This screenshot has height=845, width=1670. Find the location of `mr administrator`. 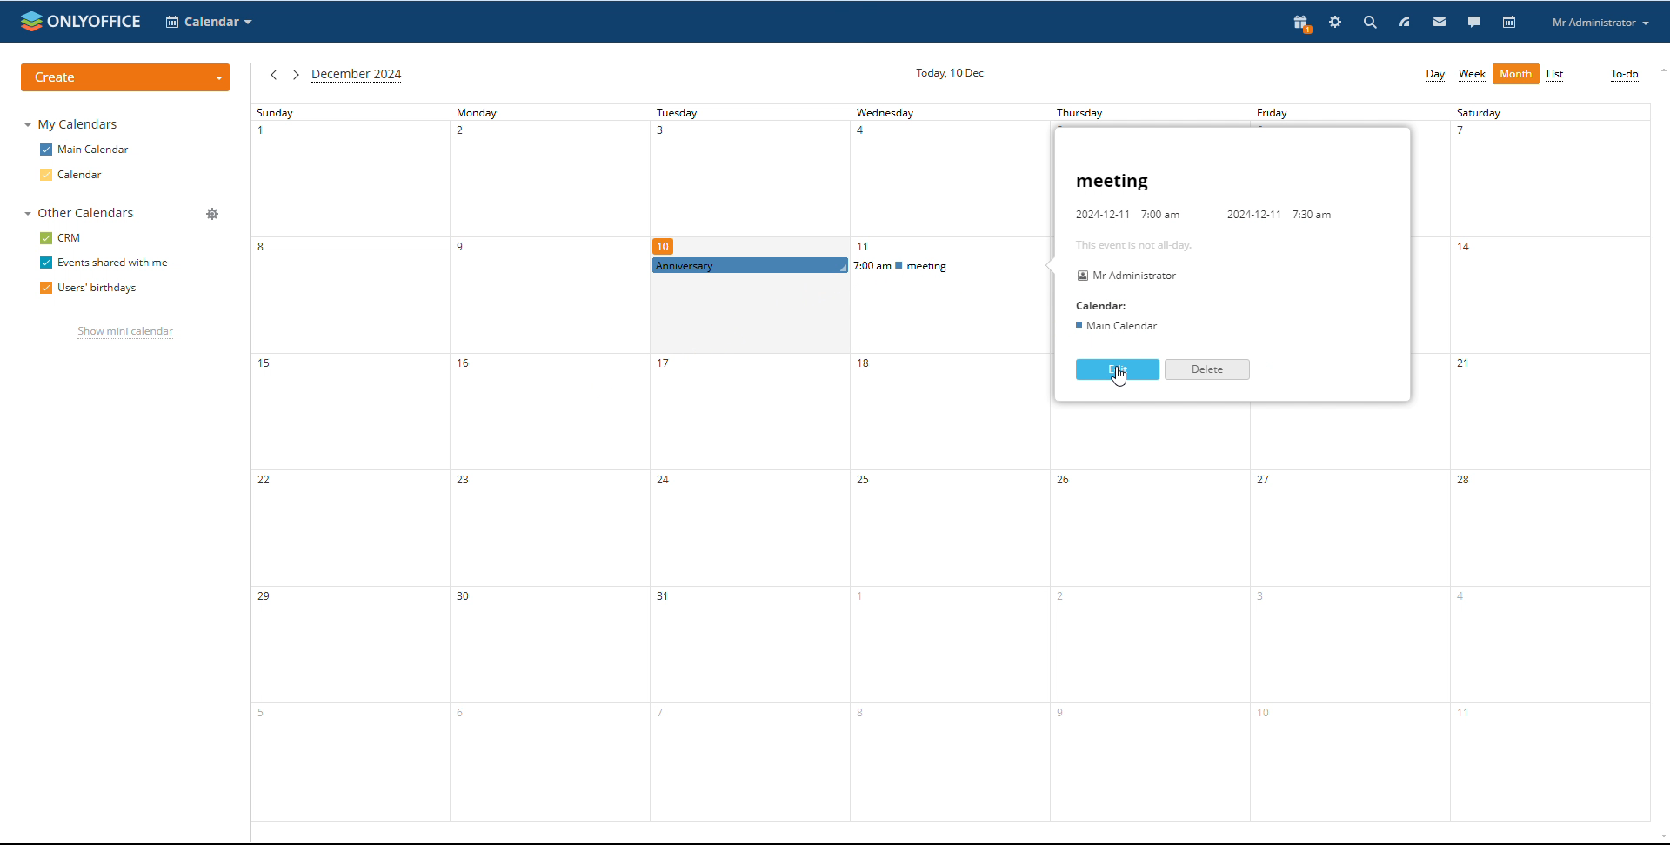

mr administrator is located at coordinates (1123, 274).